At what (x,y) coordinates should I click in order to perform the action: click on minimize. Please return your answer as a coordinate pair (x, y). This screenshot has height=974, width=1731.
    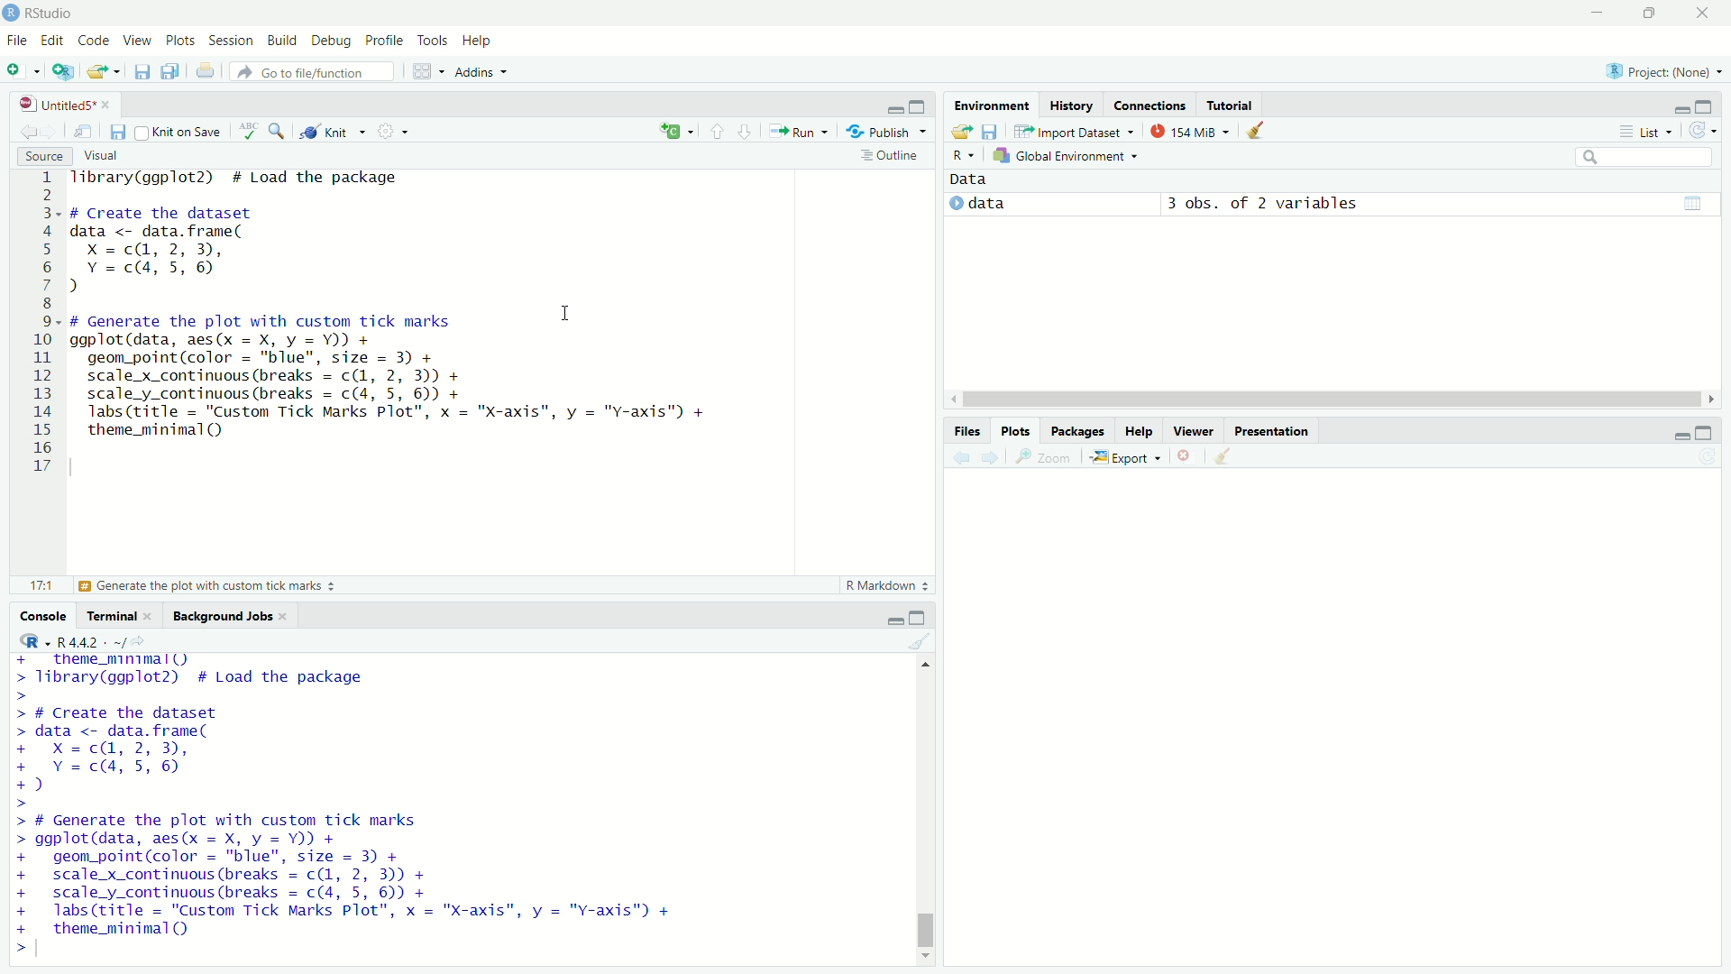
    Looking at the image, I should click on (884, 616).